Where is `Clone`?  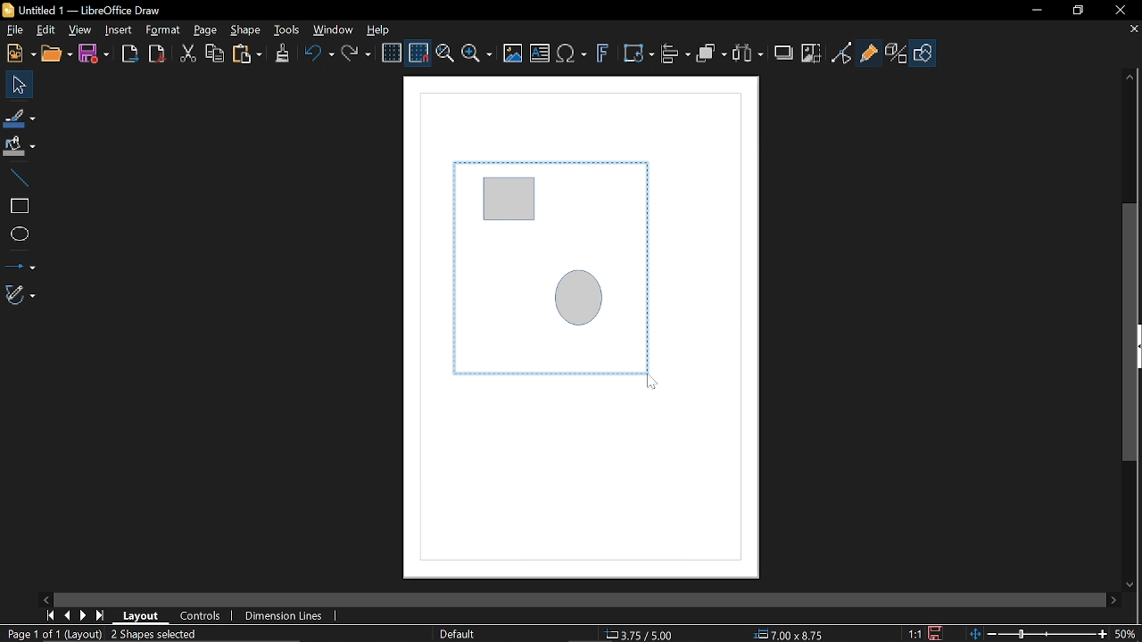
Clone is located at coordinates (284, 54).